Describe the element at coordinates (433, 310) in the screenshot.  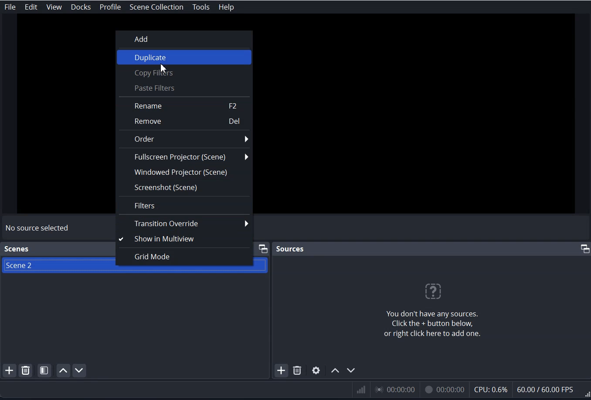
I see `Text about no sources and how to add a new source` at that location.